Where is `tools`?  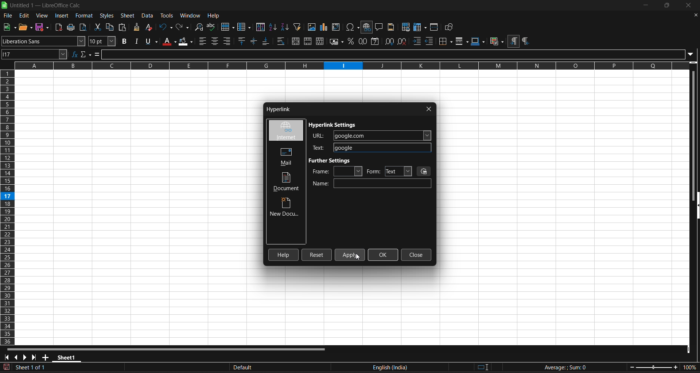 tools is located at coordinates (166, 15).